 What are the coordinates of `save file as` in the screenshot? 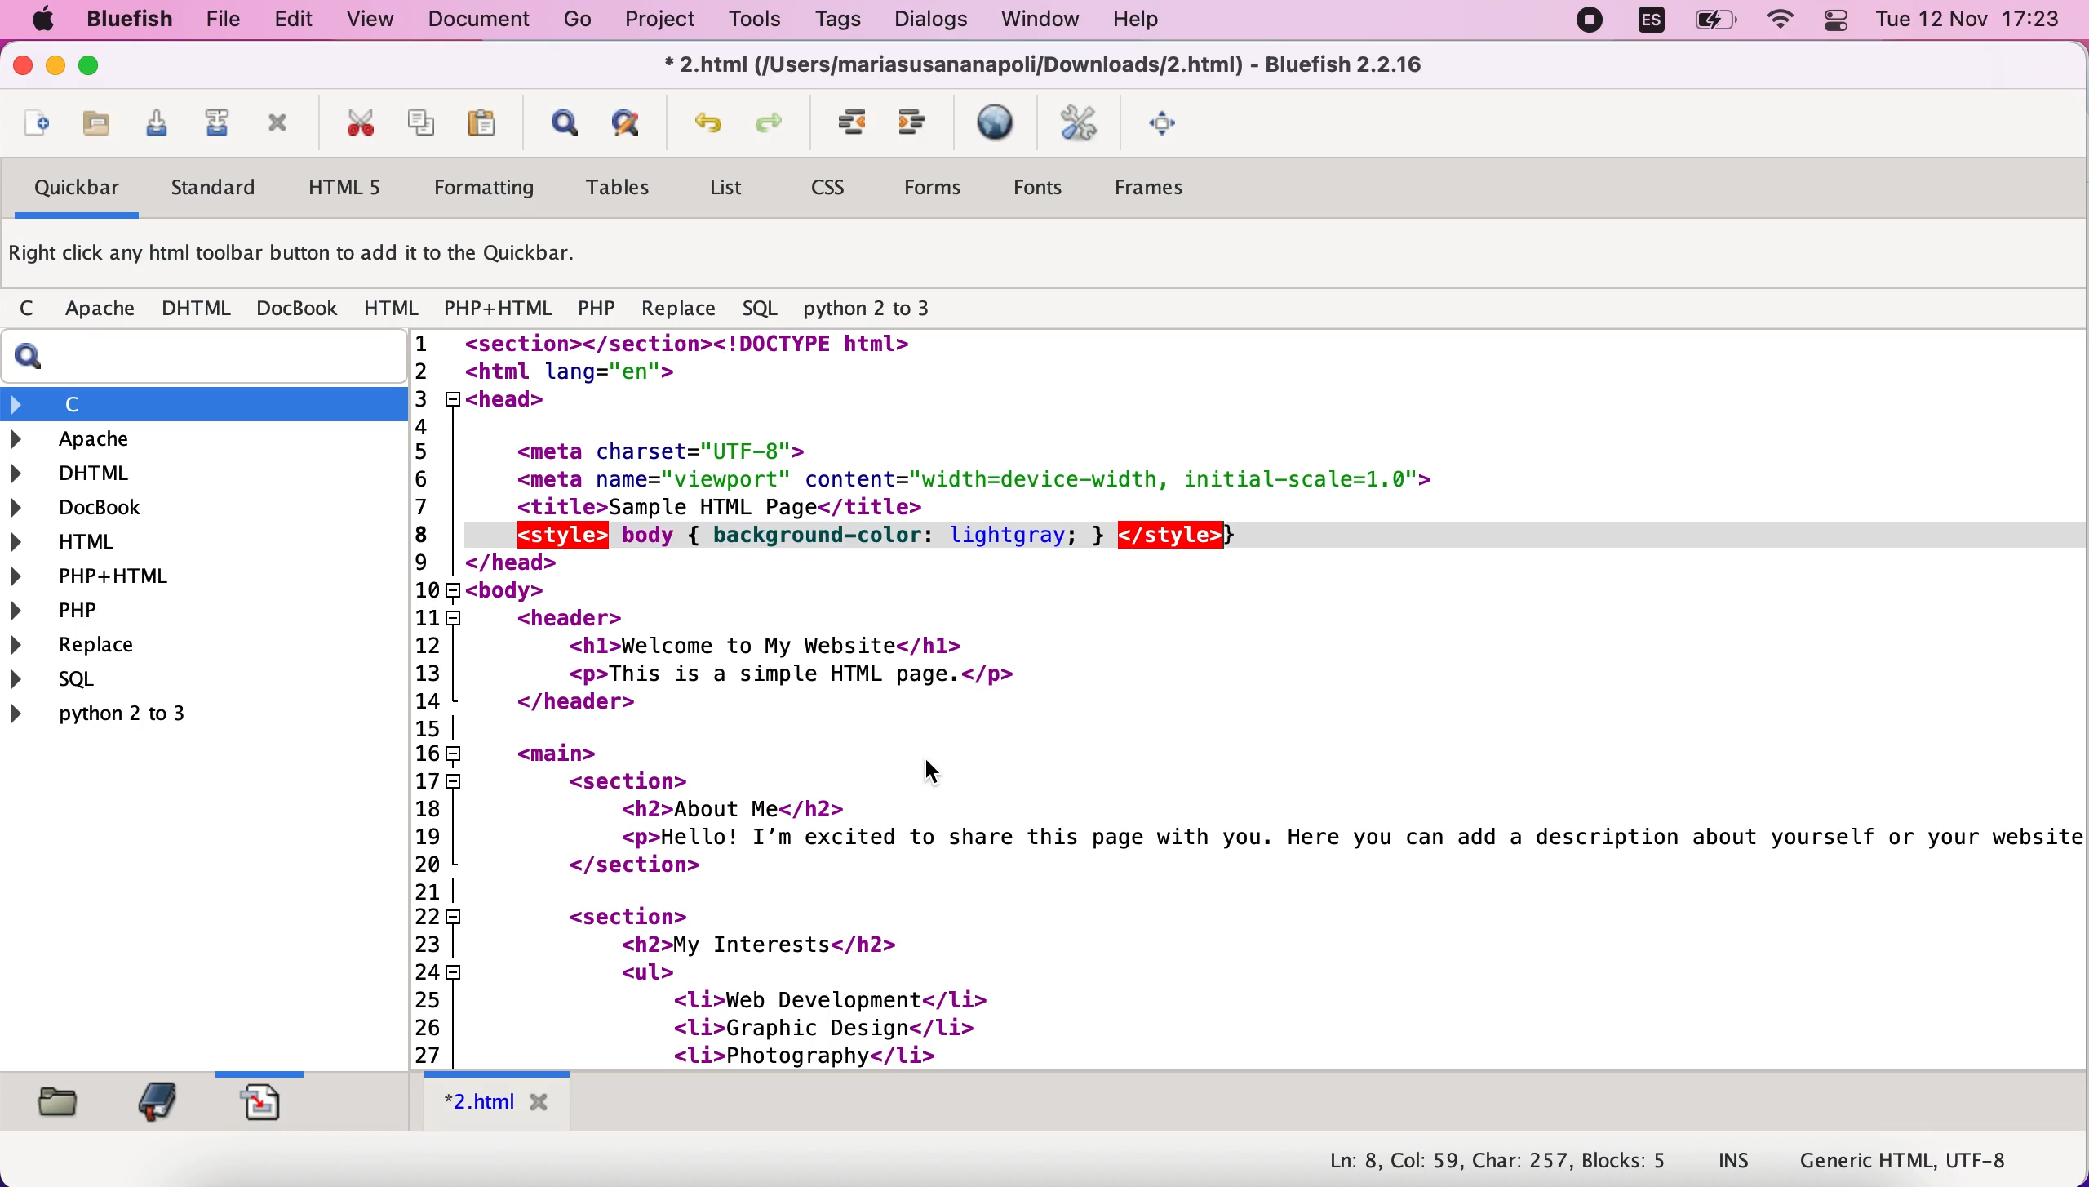 It's located at (220, 123).